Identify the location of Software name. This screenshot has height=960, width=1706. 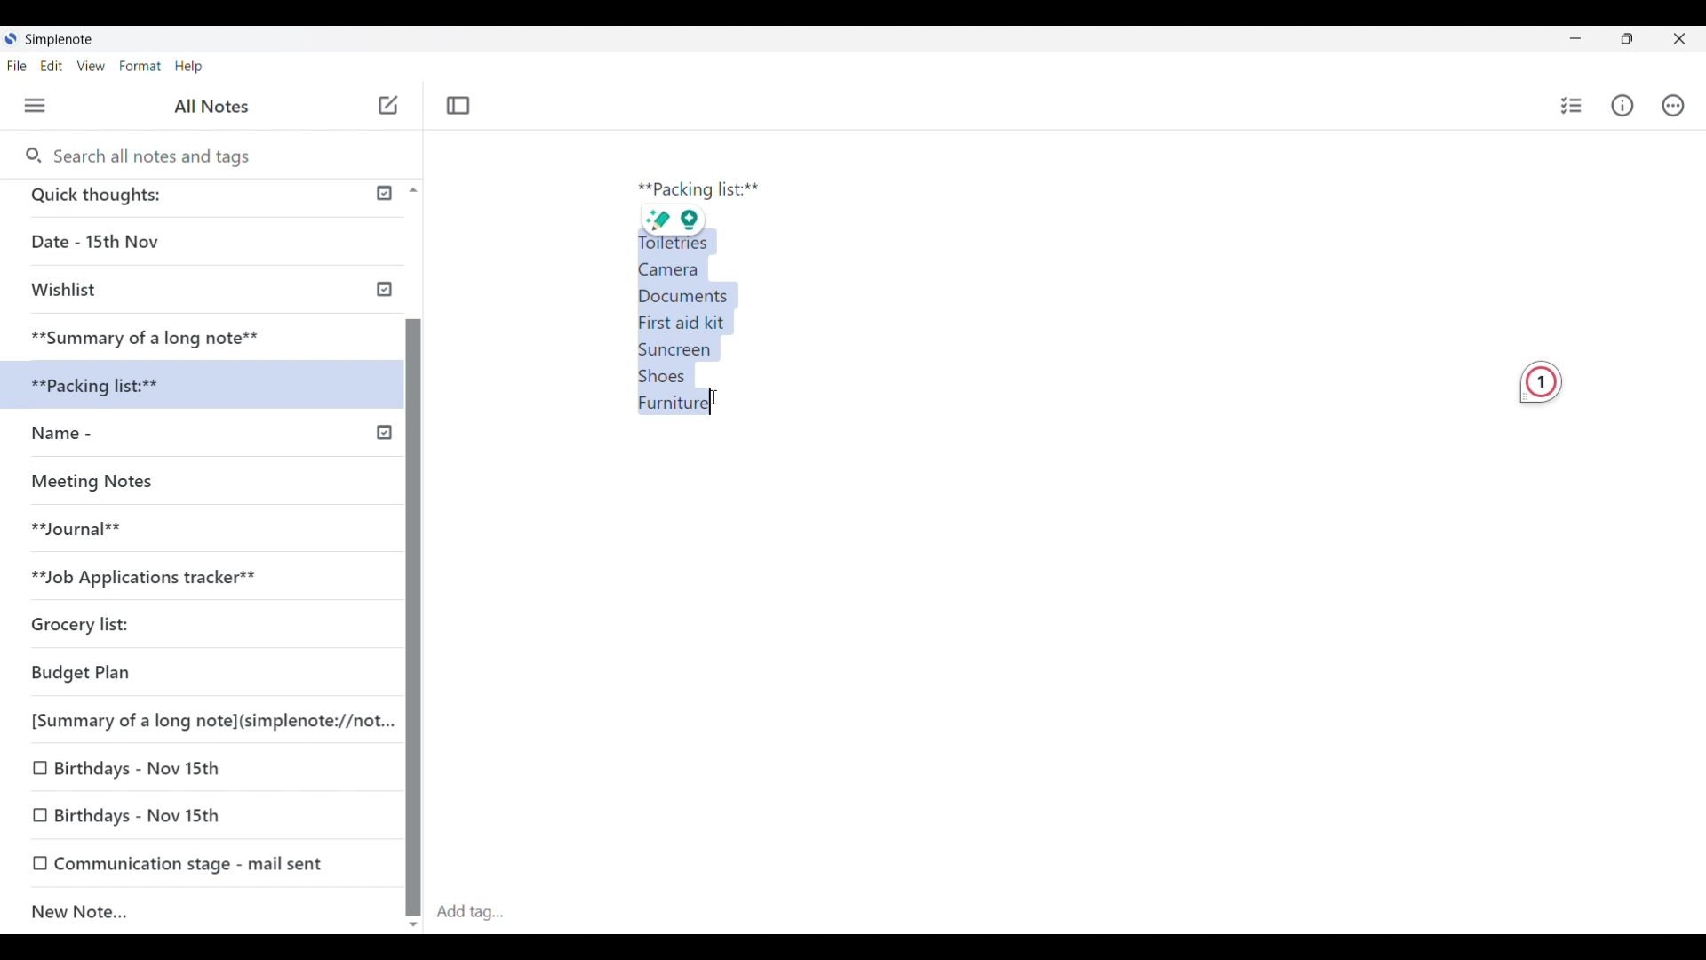
(60, 40).